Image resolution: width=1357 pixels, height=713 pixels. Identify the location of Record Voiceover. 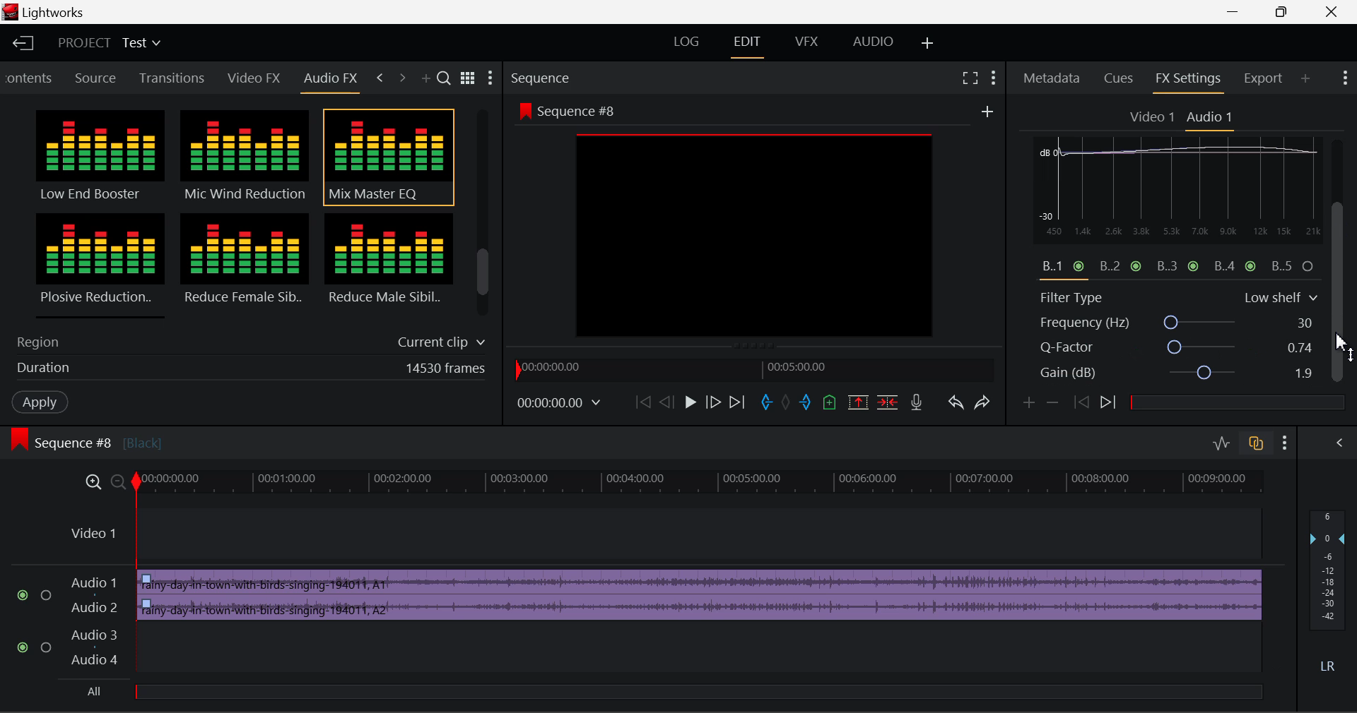
(915, 403).